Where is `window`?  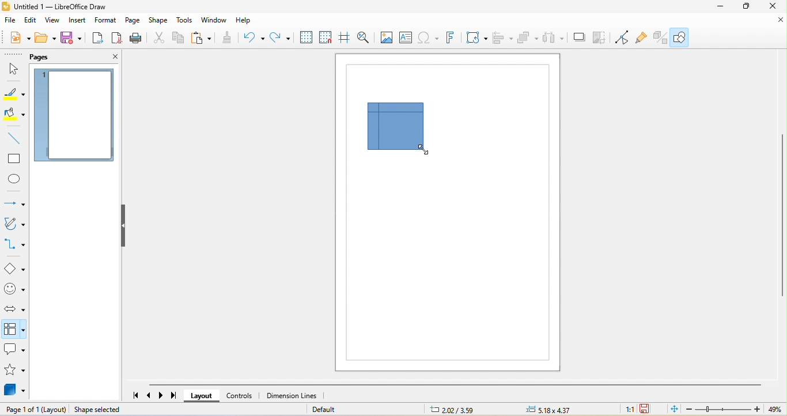
window is located at coordinates (215, 22).